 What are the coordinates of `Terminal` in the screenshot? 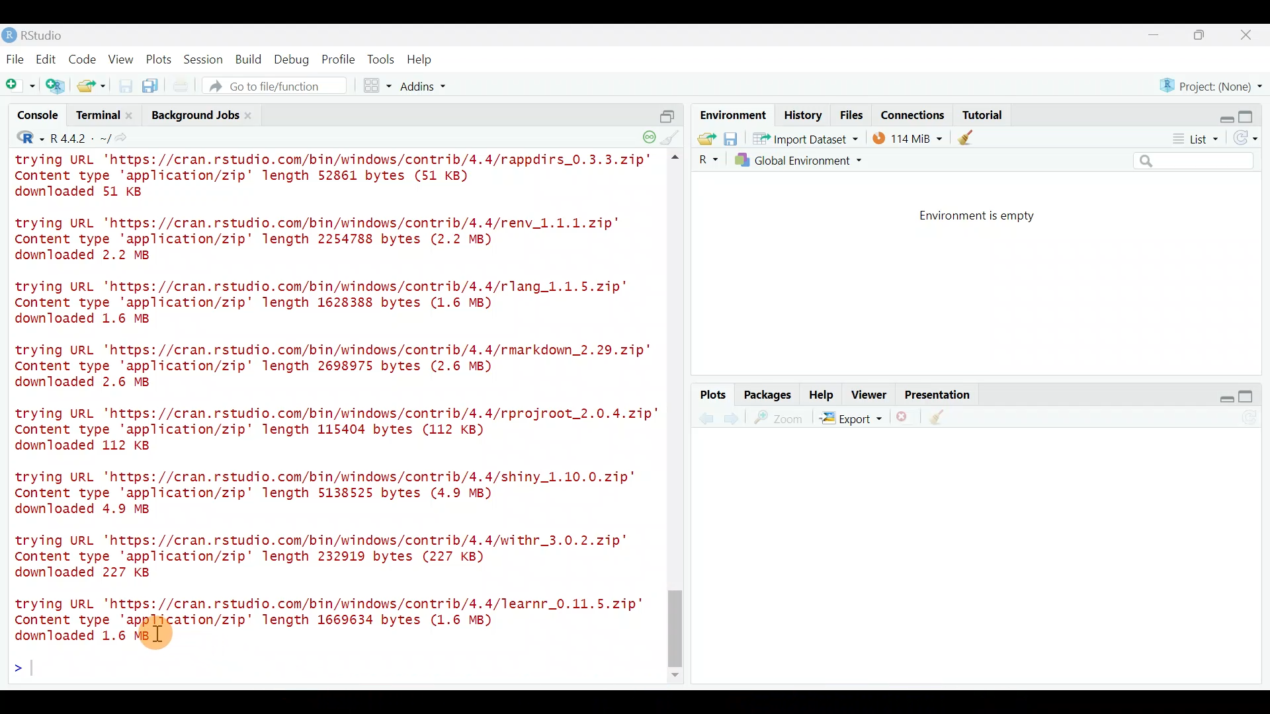 It's located at (97, 117).